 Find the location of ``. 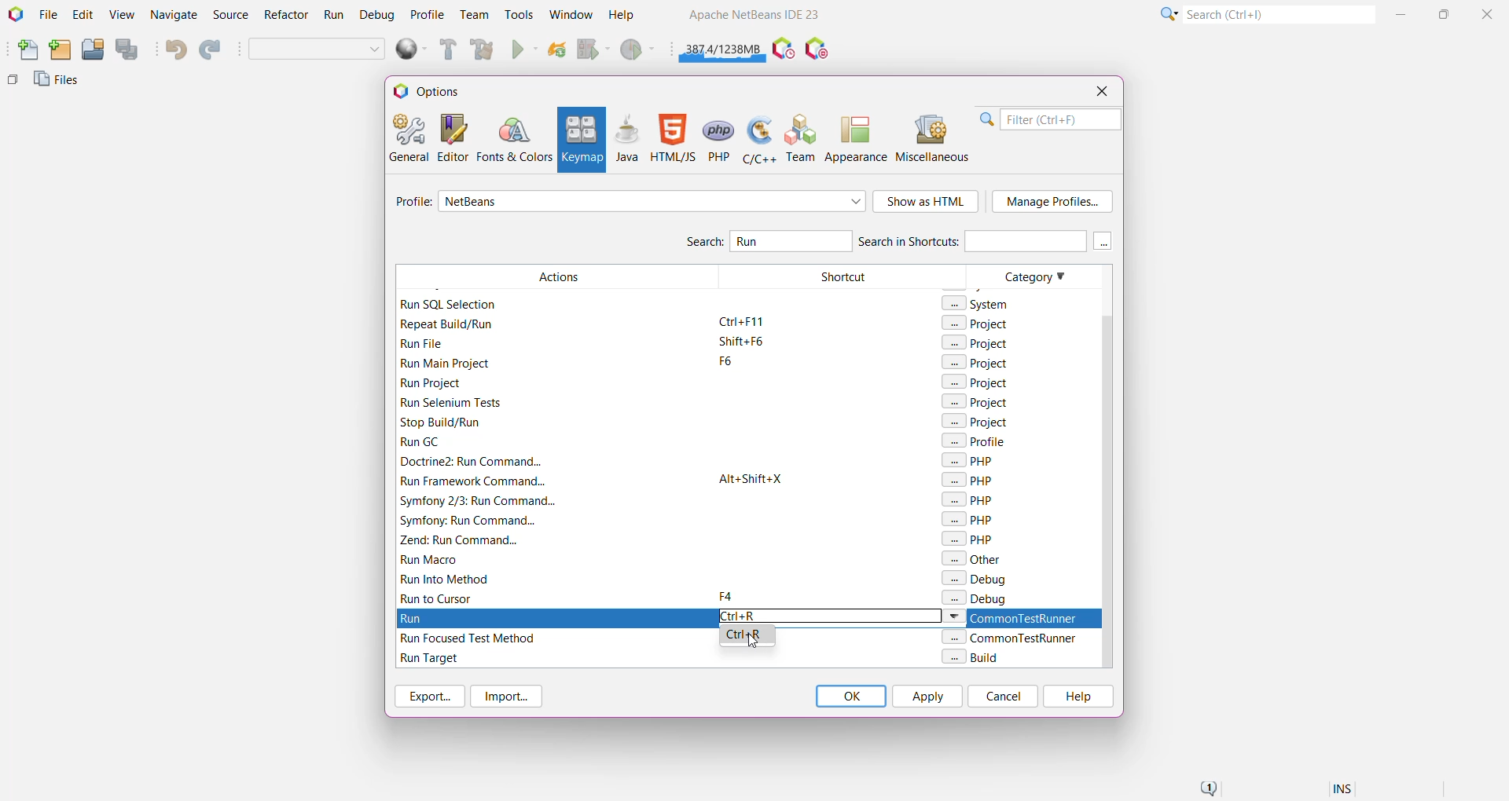

 is located at coordinates (411, 49).